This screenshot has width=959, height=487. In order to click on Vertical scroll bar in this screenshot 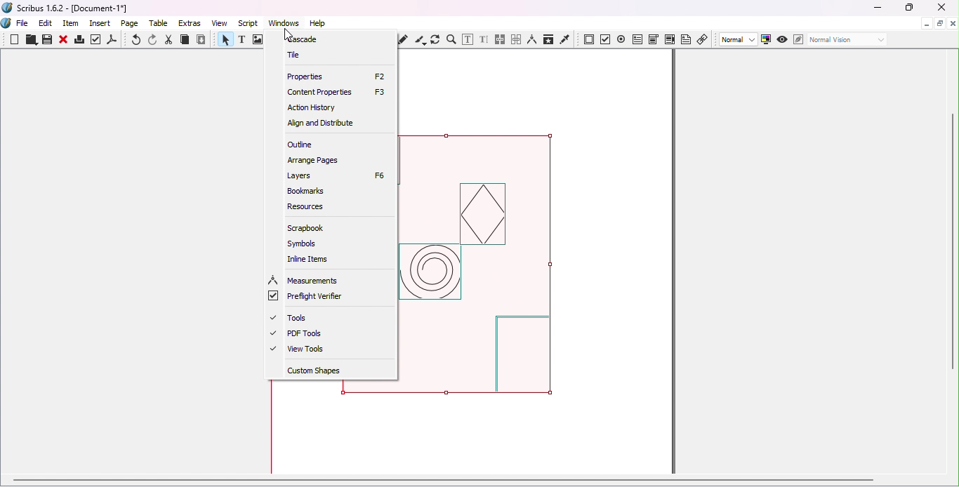, I will do `click(953, 263)`.